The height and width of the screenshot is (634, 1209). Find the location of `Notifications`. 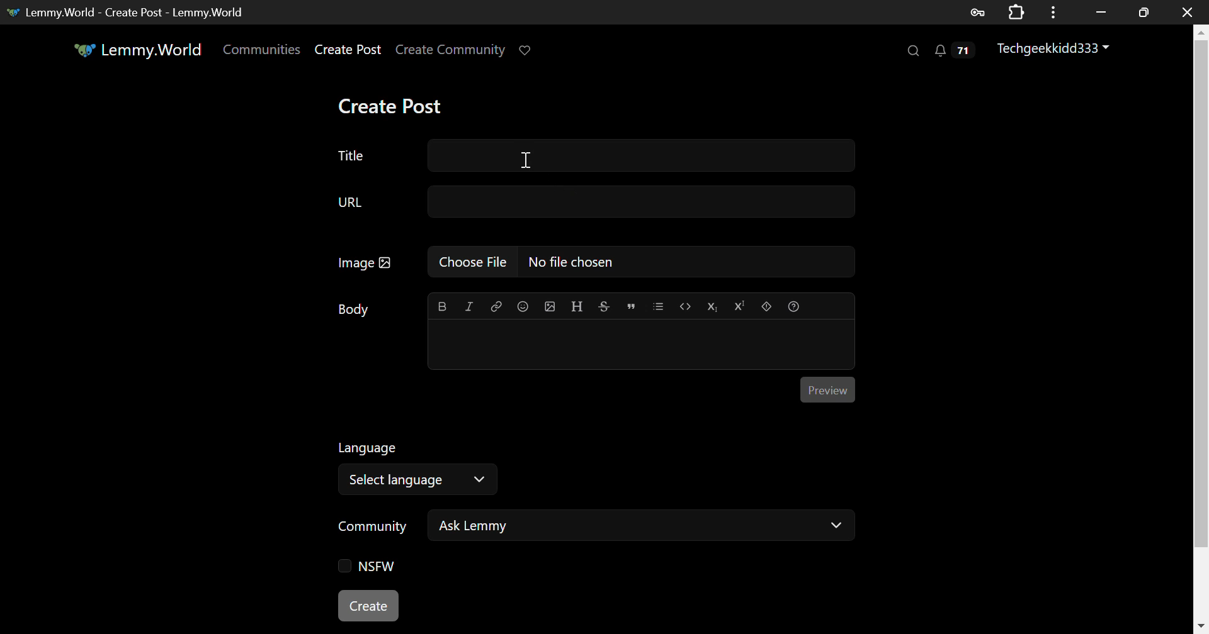

Notifications is located at coordinates (957, 51).